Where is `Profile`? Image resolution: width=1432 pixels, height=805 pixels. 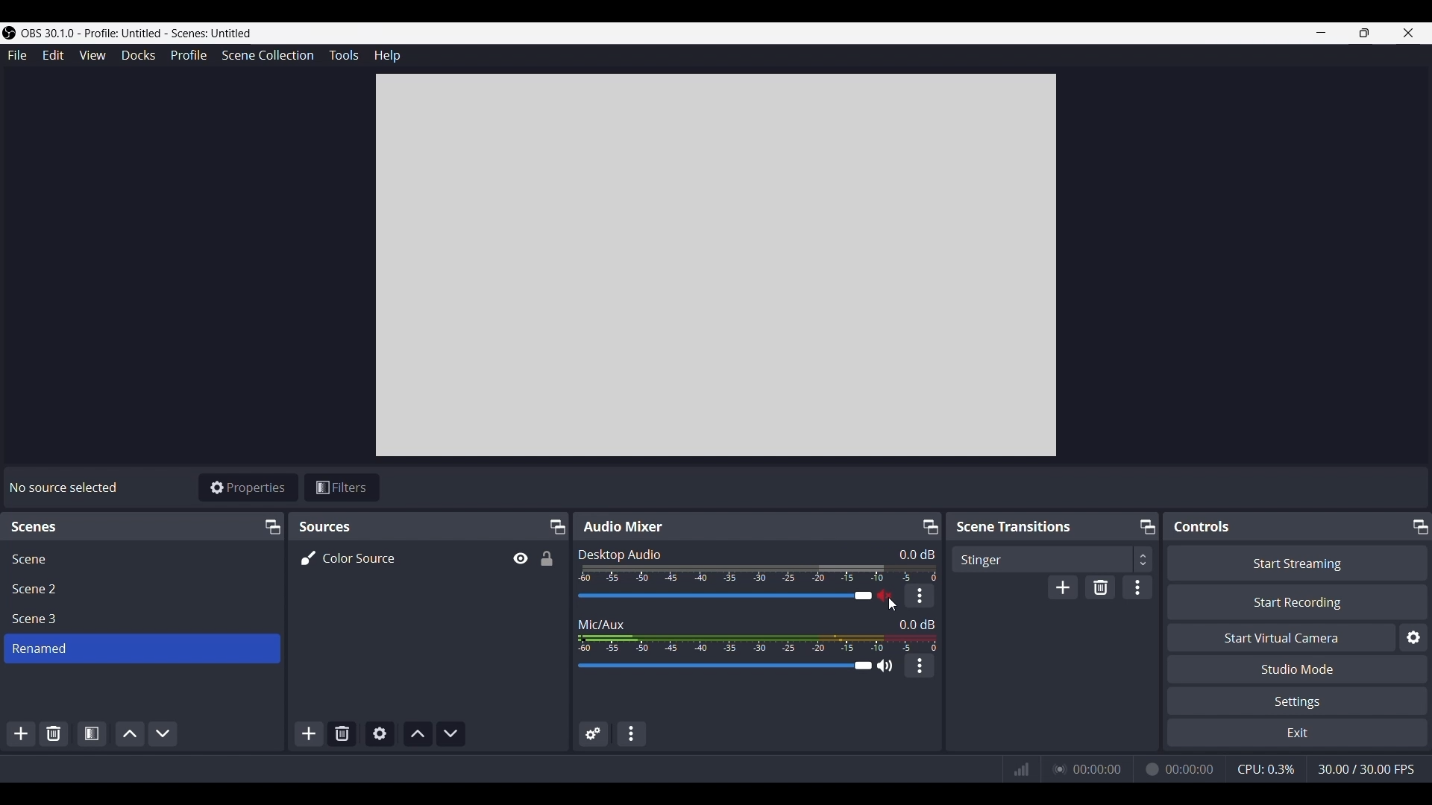 Profile is located at coordinates (188, 56).